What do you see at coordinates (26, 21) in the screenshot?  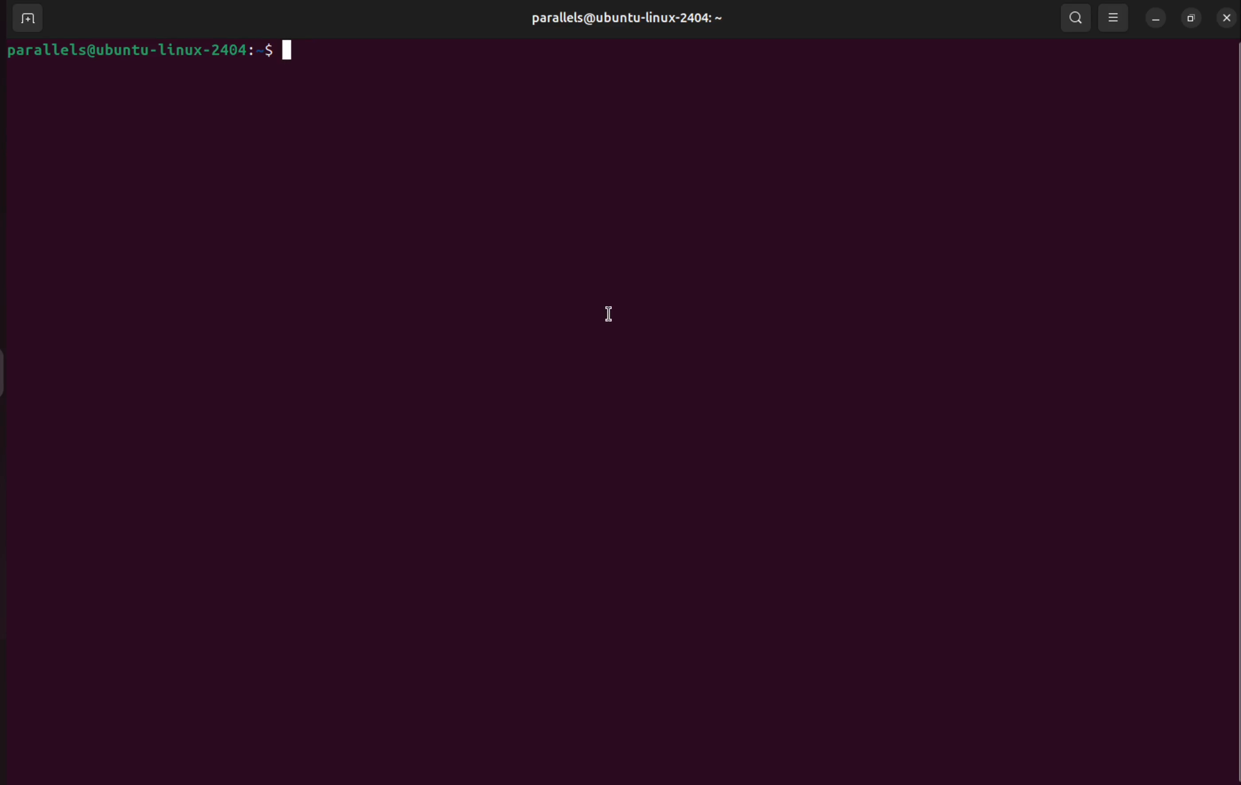 I see `add terminal` at bounding box center [26, 21].